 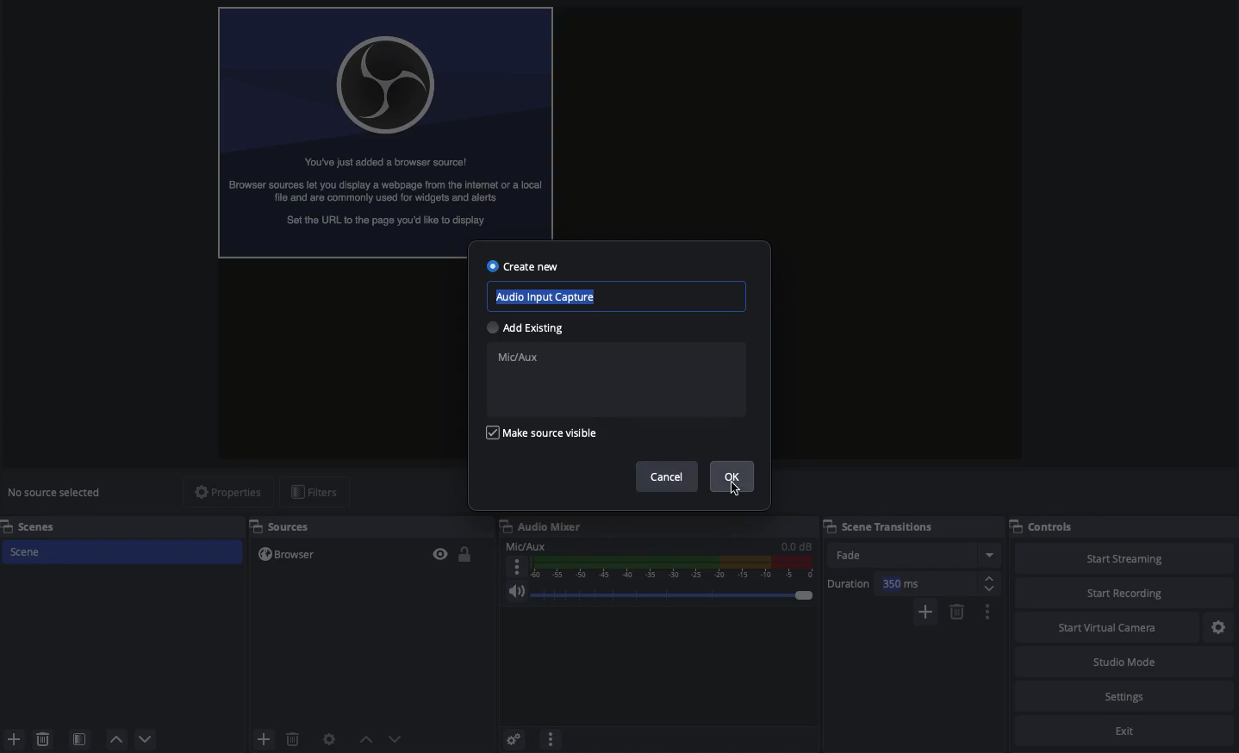 I want to click on Delete, so click(x=45, y=738).